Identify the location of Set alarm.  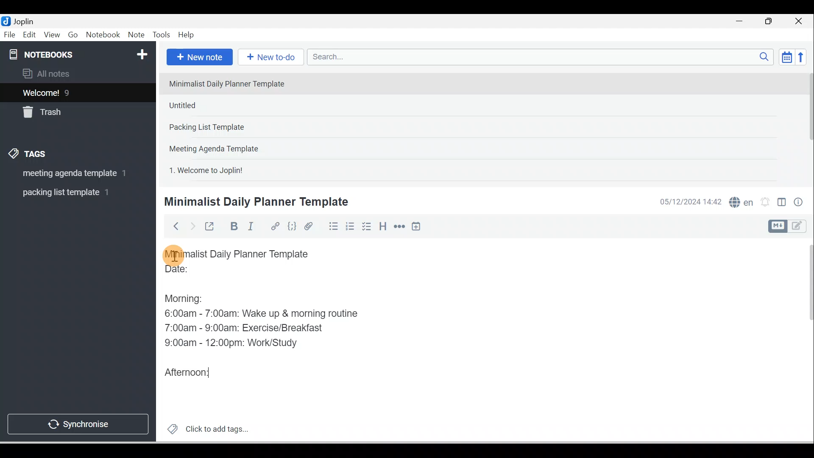
(764, 202).